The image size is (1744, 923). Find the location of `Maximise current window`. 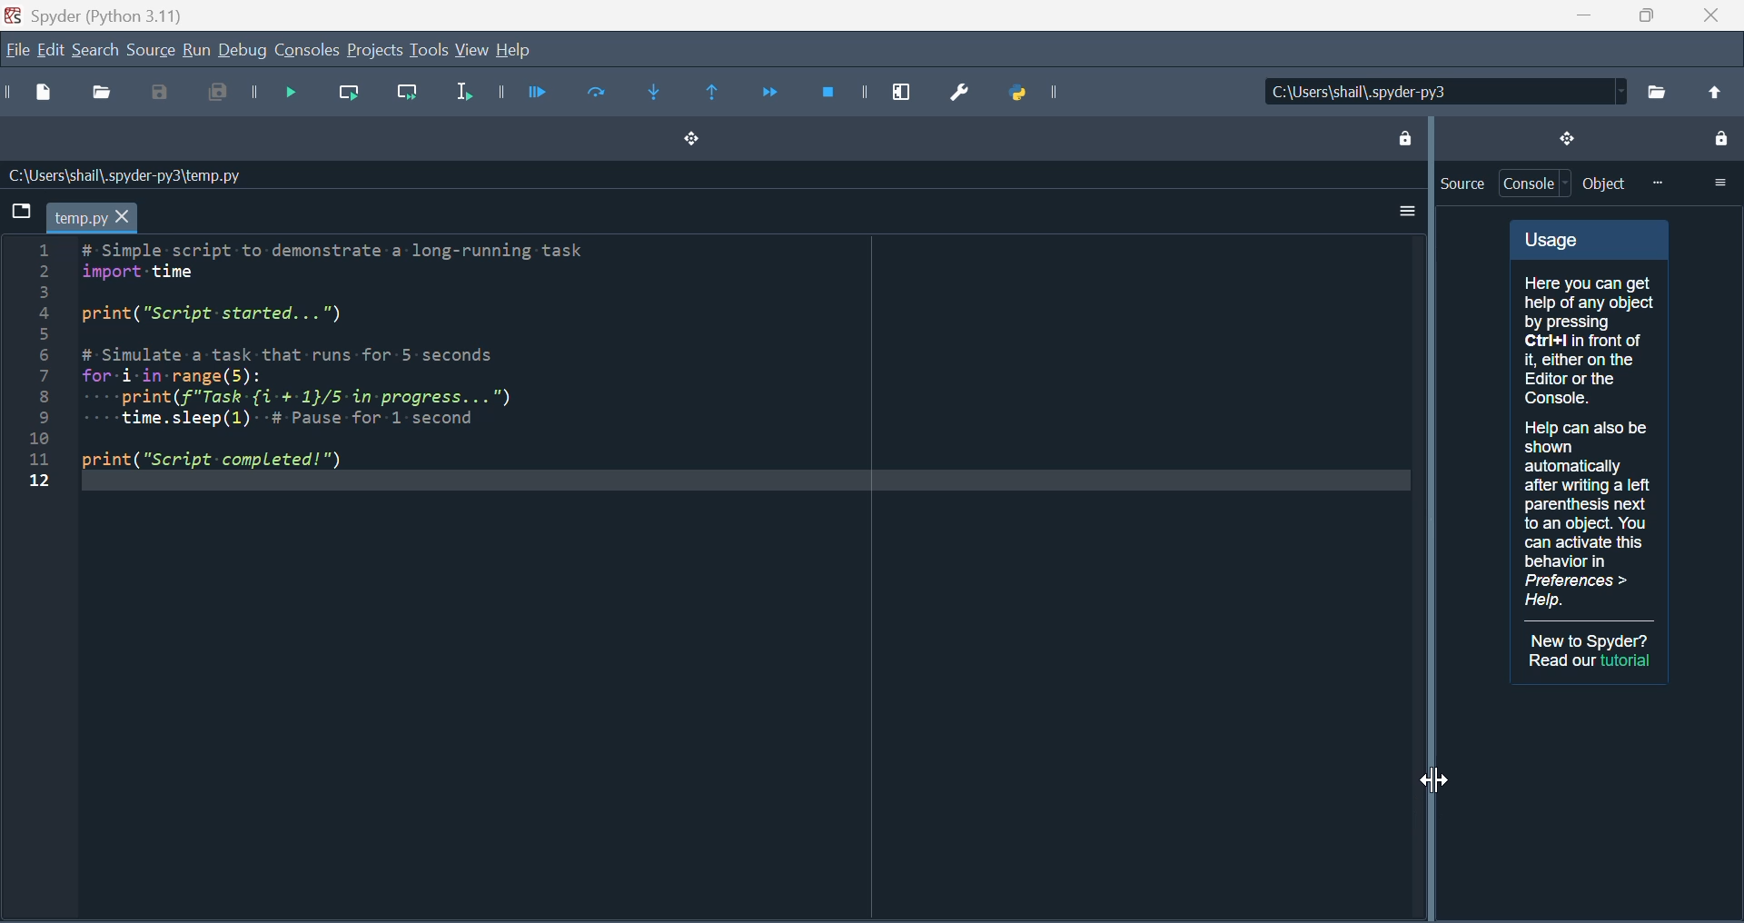

Maximise current window is located at coordinates (902, 87).